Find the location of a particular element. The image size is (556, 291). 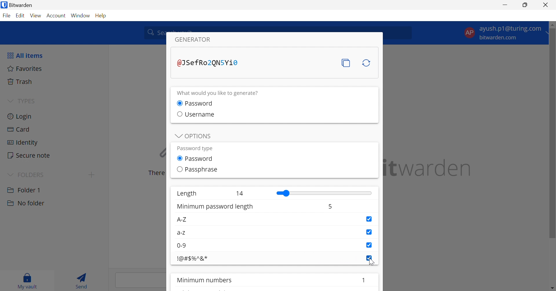

TYPES is located at coordinates (27, 101).